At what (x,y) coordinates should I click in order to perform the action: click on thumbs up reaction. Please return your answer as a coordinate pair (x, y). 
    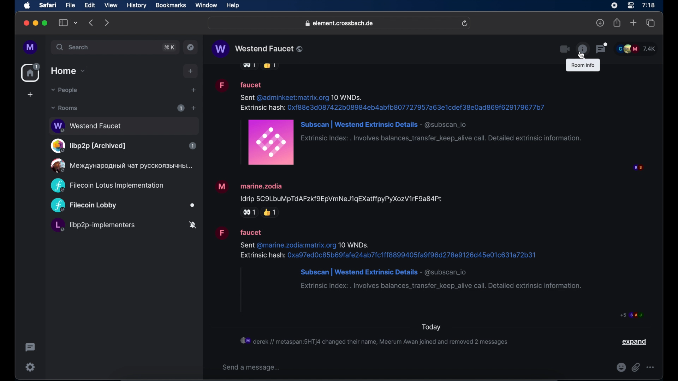
    Looking at the image, I should click on (271, 212).